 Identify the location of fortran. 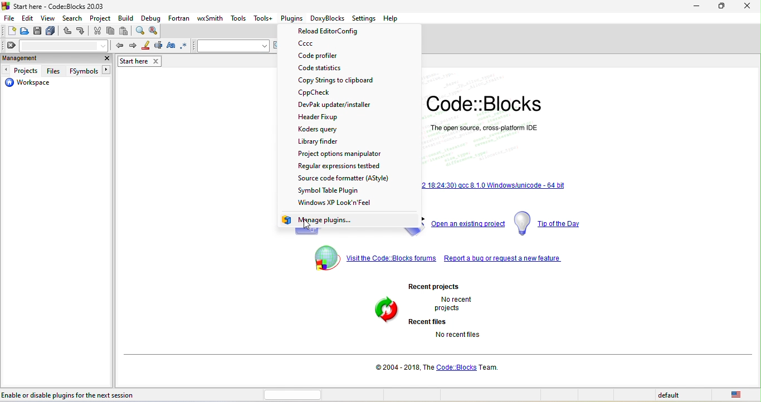
(178, 17).